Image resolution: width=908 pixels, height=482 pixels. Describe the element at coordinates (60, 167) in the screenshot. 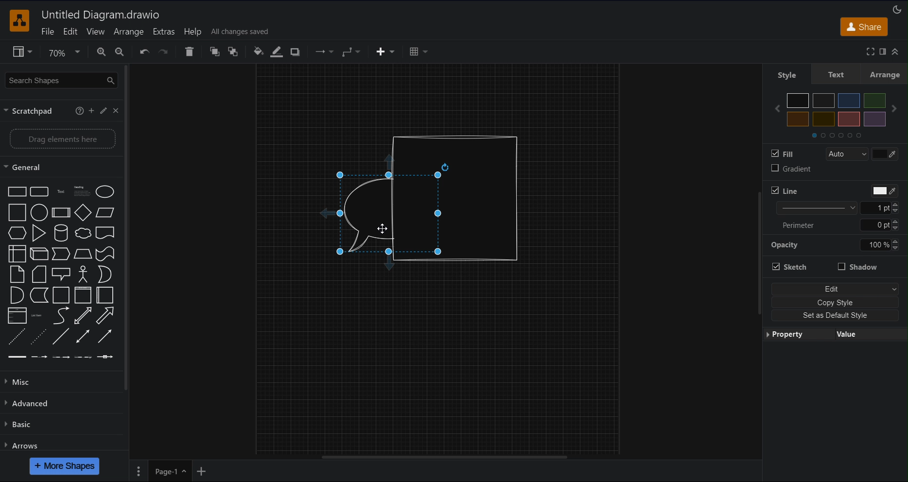

I see `General` at that location.